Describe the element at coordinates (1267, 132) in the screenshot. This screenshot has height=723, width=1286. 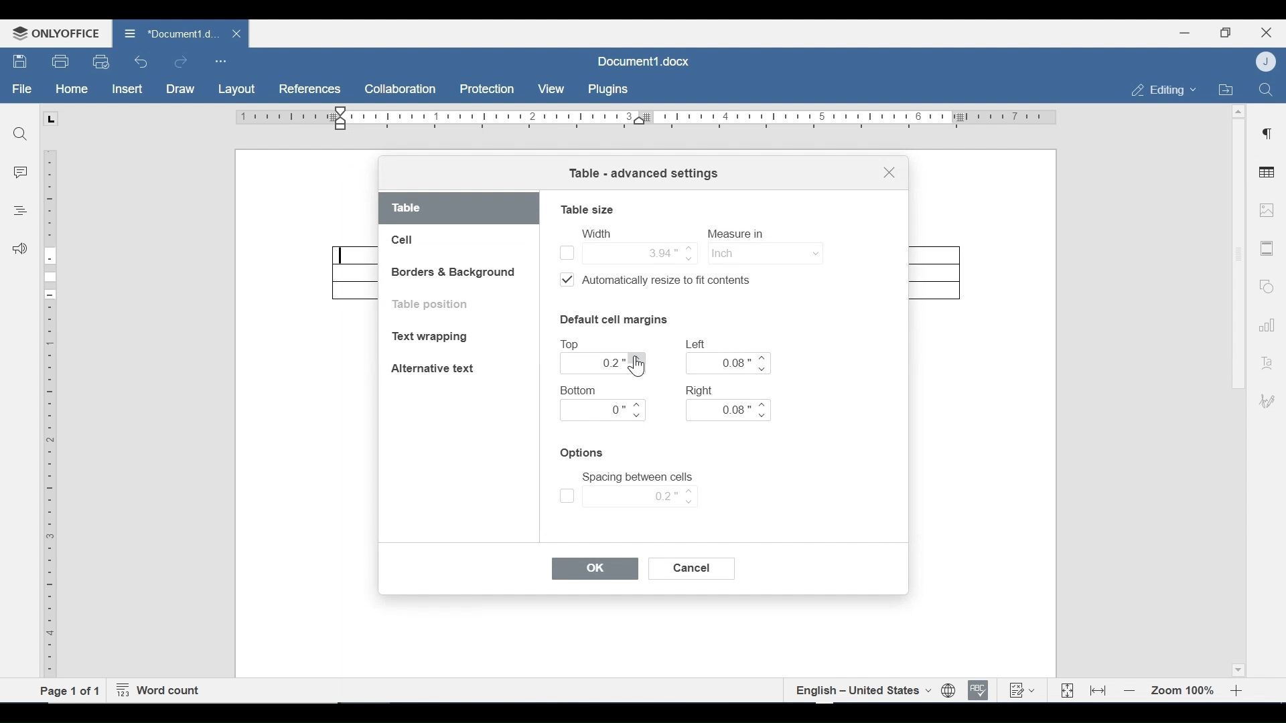
I see `Paragraph Settings` at that location.